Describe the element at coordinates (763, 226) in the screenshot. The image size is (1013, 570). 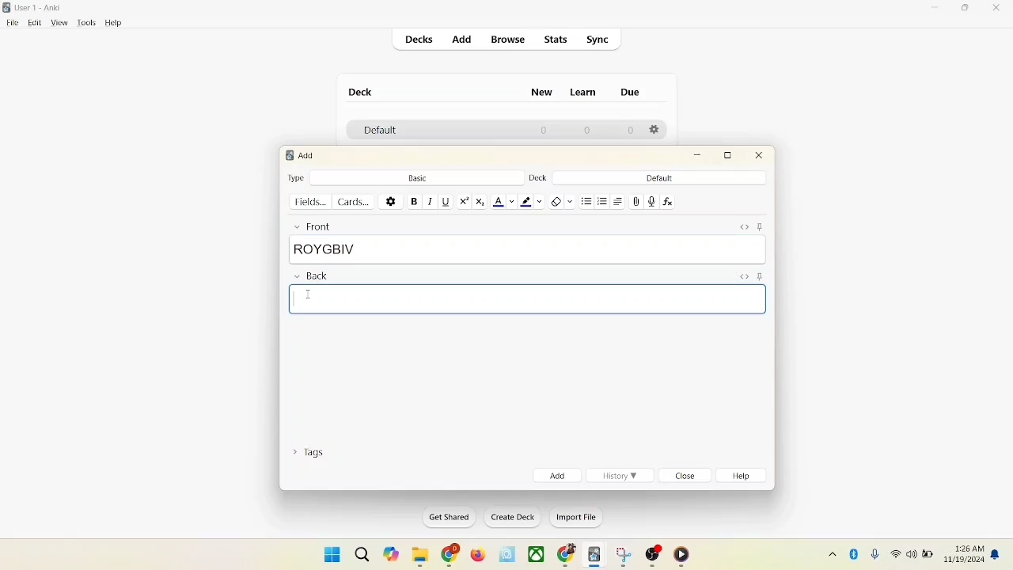
I see `sticky` at that location.